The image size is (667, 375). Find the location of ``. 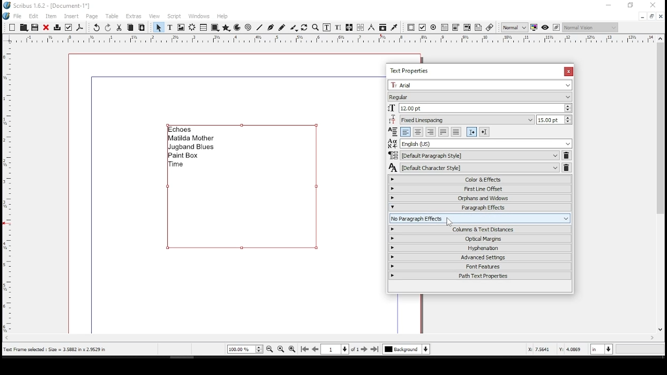

 is located at coordinates (393, 131).